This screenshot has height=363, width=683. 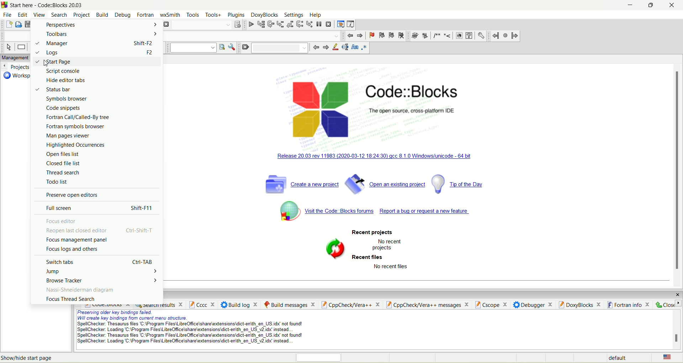 What do you see at coordinates (221, 47) in the screenshot?
I see `run search` at bounding box center [221, 47].